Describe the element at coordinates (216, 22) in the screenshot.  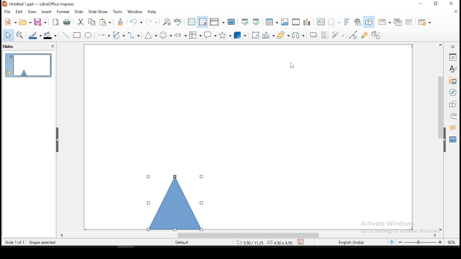
I see `display views` at that location.